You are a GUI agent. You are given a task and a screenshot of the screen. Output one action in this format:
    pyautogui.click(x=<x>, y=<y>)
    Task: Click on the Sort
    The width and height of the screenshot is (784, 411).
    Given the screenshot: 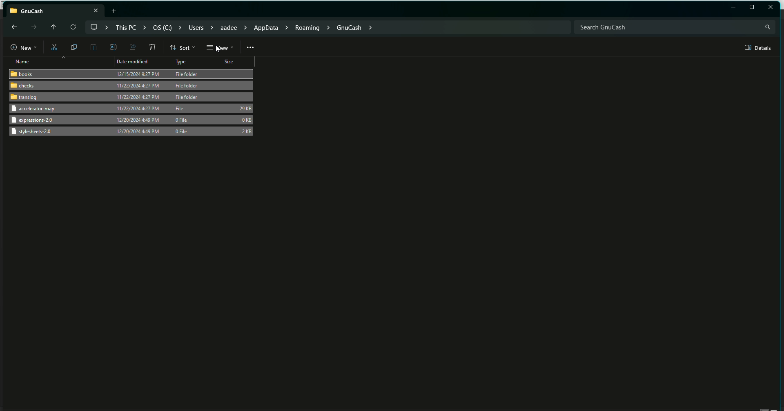 What is the action you would take?
    pyautogui.click(x=183, y=47)
    